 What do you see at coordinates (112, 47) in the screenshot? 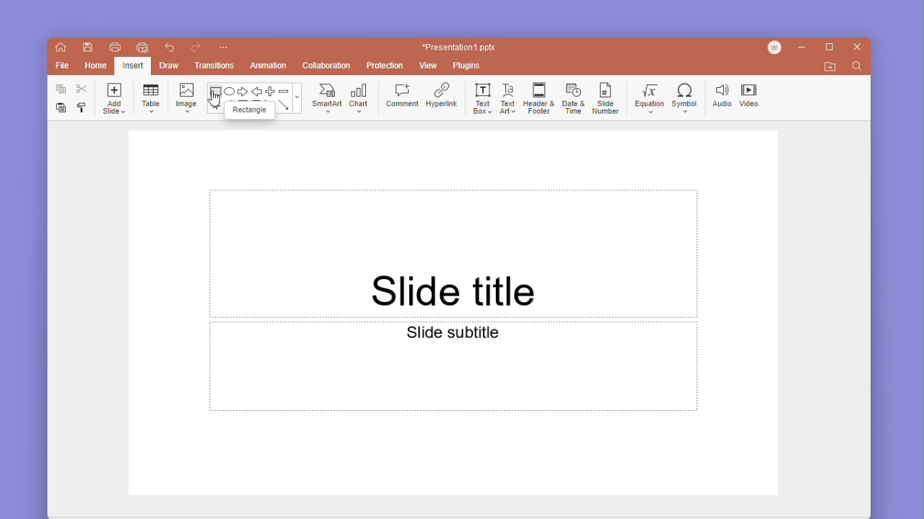
I see `print file` at bounding box center [112, 47].